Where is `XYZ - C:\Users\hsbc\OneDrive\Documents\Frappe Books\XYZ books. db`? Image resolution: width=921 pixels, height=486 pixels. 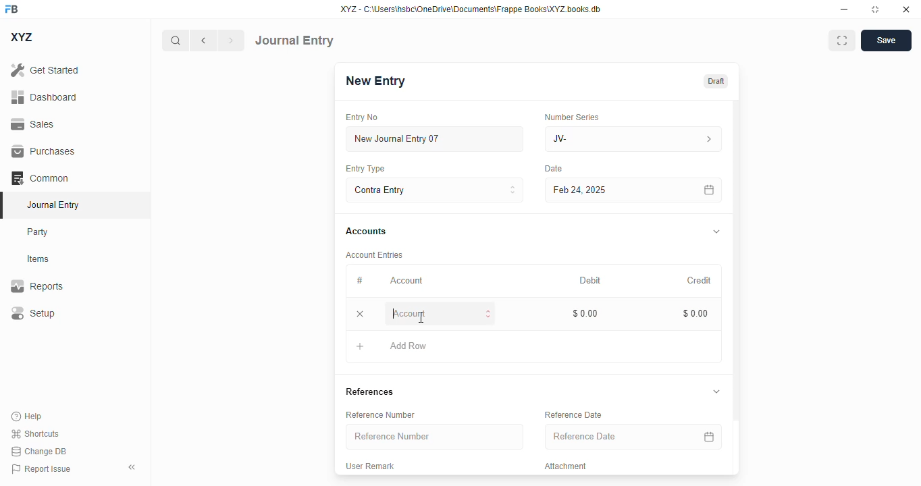
XYZ - C:\Users\hsbc\OneDrive\Documents\Frappe Books\XYZ books. db is located at coordinates (471, 9).